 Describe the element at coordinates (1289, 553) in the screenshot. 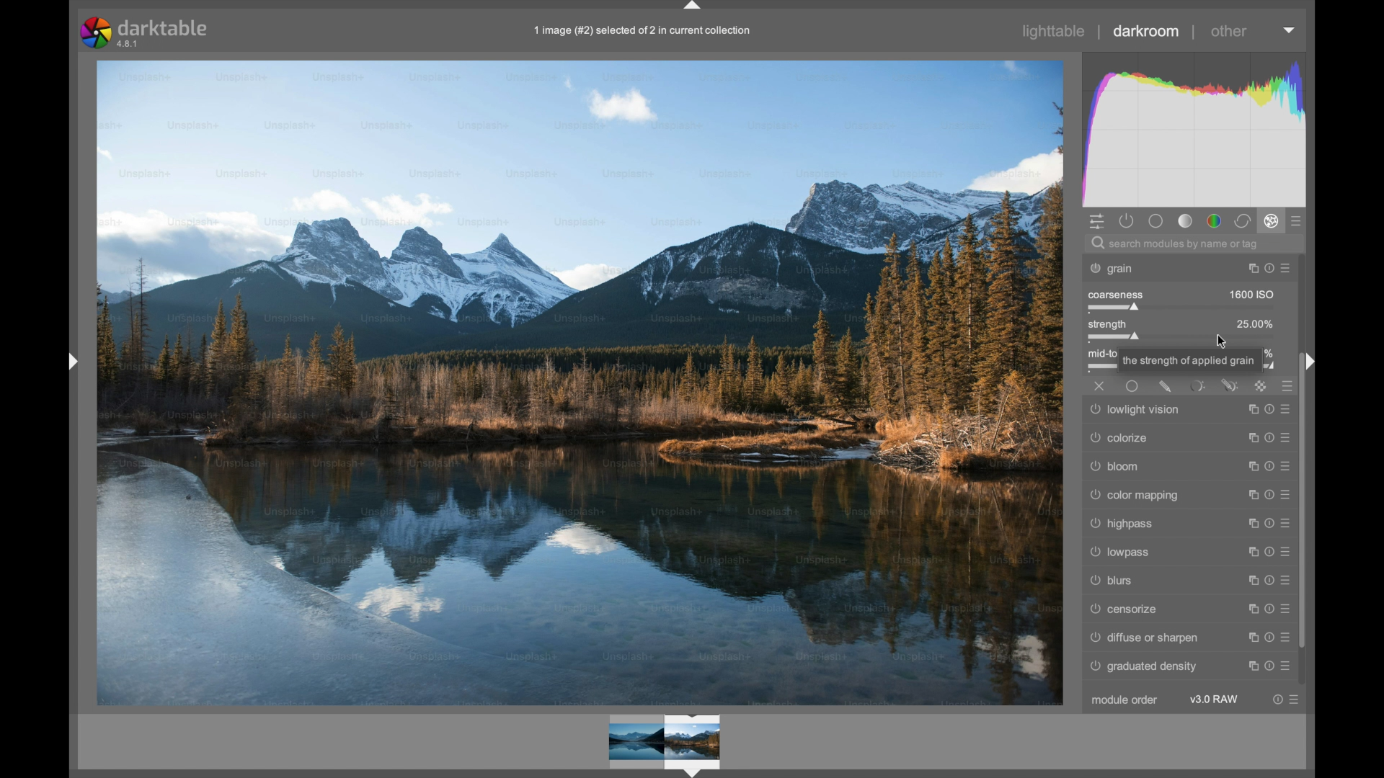

I see `presets` at that location.